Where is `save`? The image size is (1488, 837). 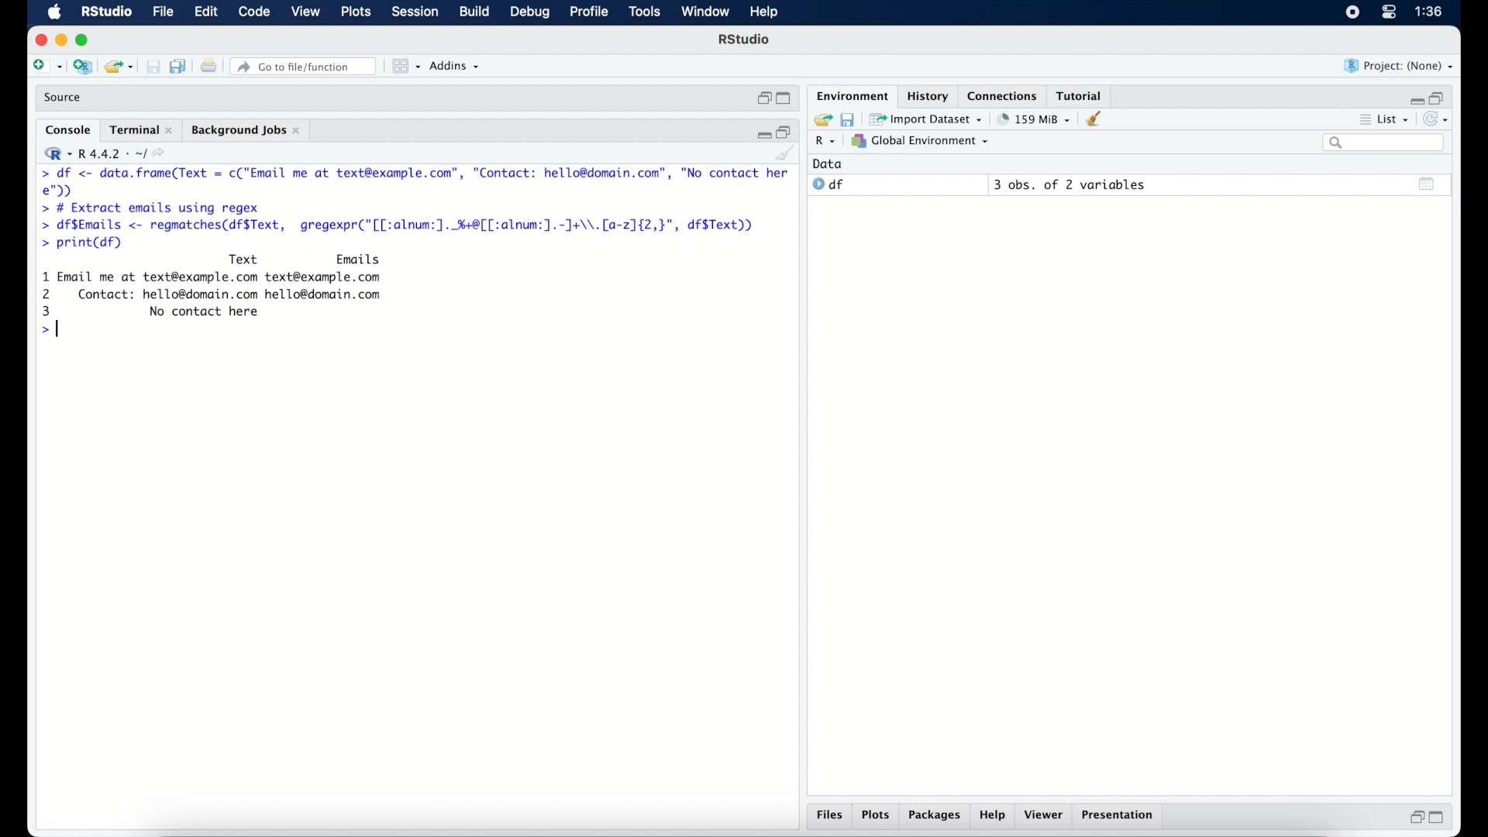
save is located at coordinates (851, 119).